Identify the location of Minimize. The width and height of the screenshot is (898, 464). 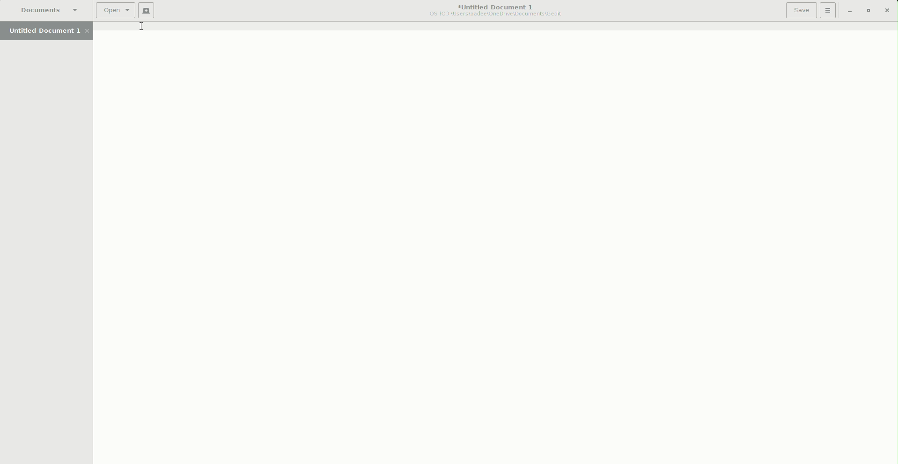
(848, 10).